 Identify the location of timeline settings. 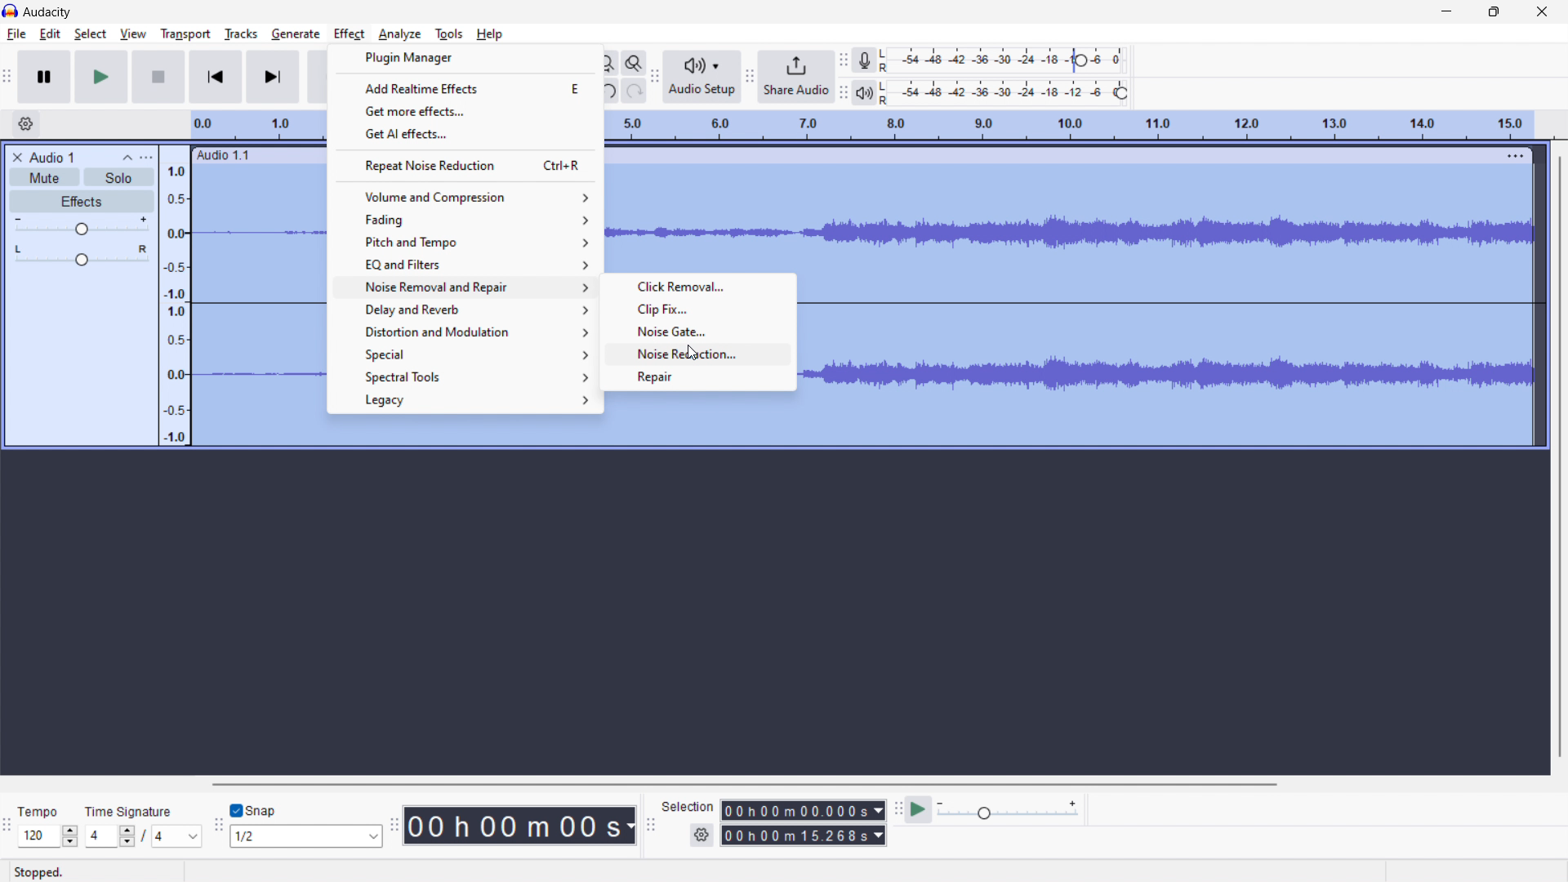
(26, 123).